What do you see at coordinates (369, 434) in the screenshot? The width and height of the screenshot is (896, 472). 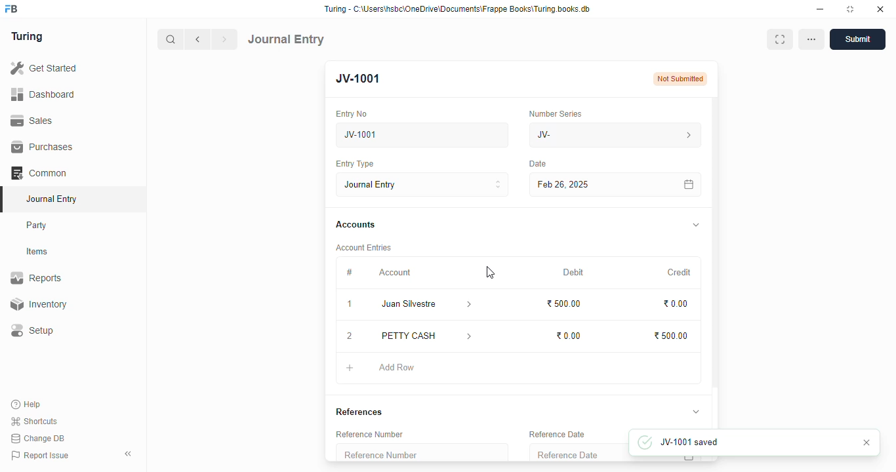 I see `reference number` at bounding box center [369, 434].